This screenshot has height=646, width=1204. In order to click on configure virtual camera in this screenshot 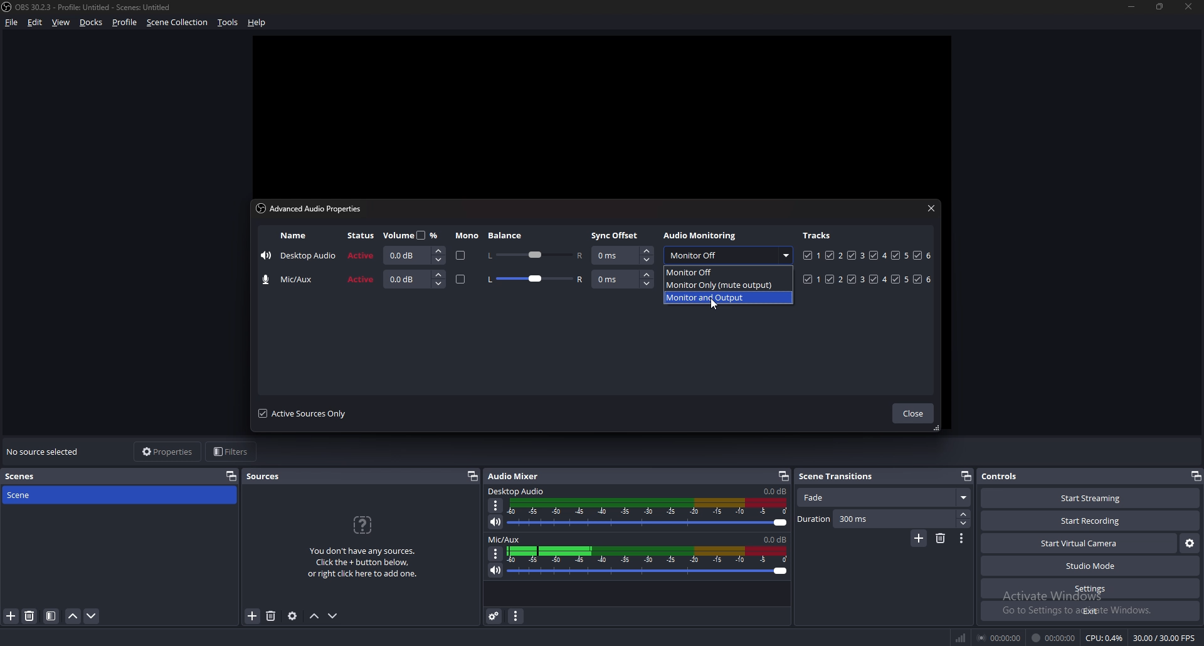, I will do `click(1189, 544)`.